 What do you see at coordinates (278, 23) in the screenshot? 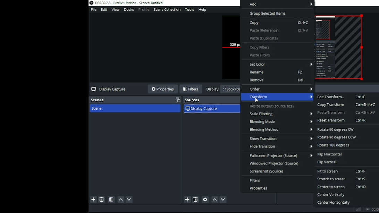
I see `Copy` at bounding box center [278, 23].